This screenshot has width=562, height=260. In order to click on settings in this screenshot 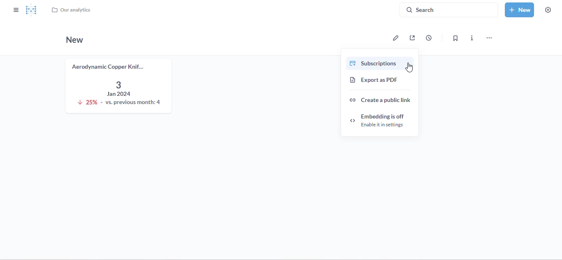, I will do `click(548, 10)`.